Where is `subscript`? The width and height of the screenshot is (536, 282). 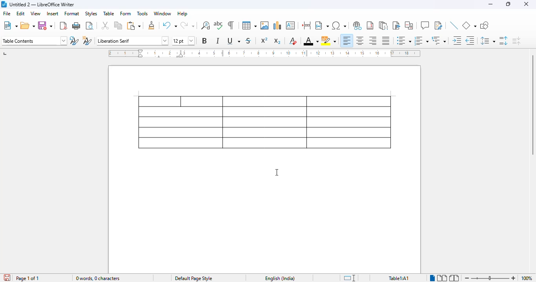
subscript is located at coordinates (277, 41).